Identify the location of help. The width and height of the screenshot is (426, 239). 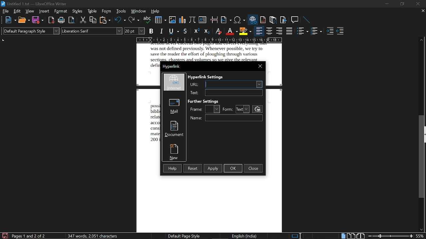
(155, 11).